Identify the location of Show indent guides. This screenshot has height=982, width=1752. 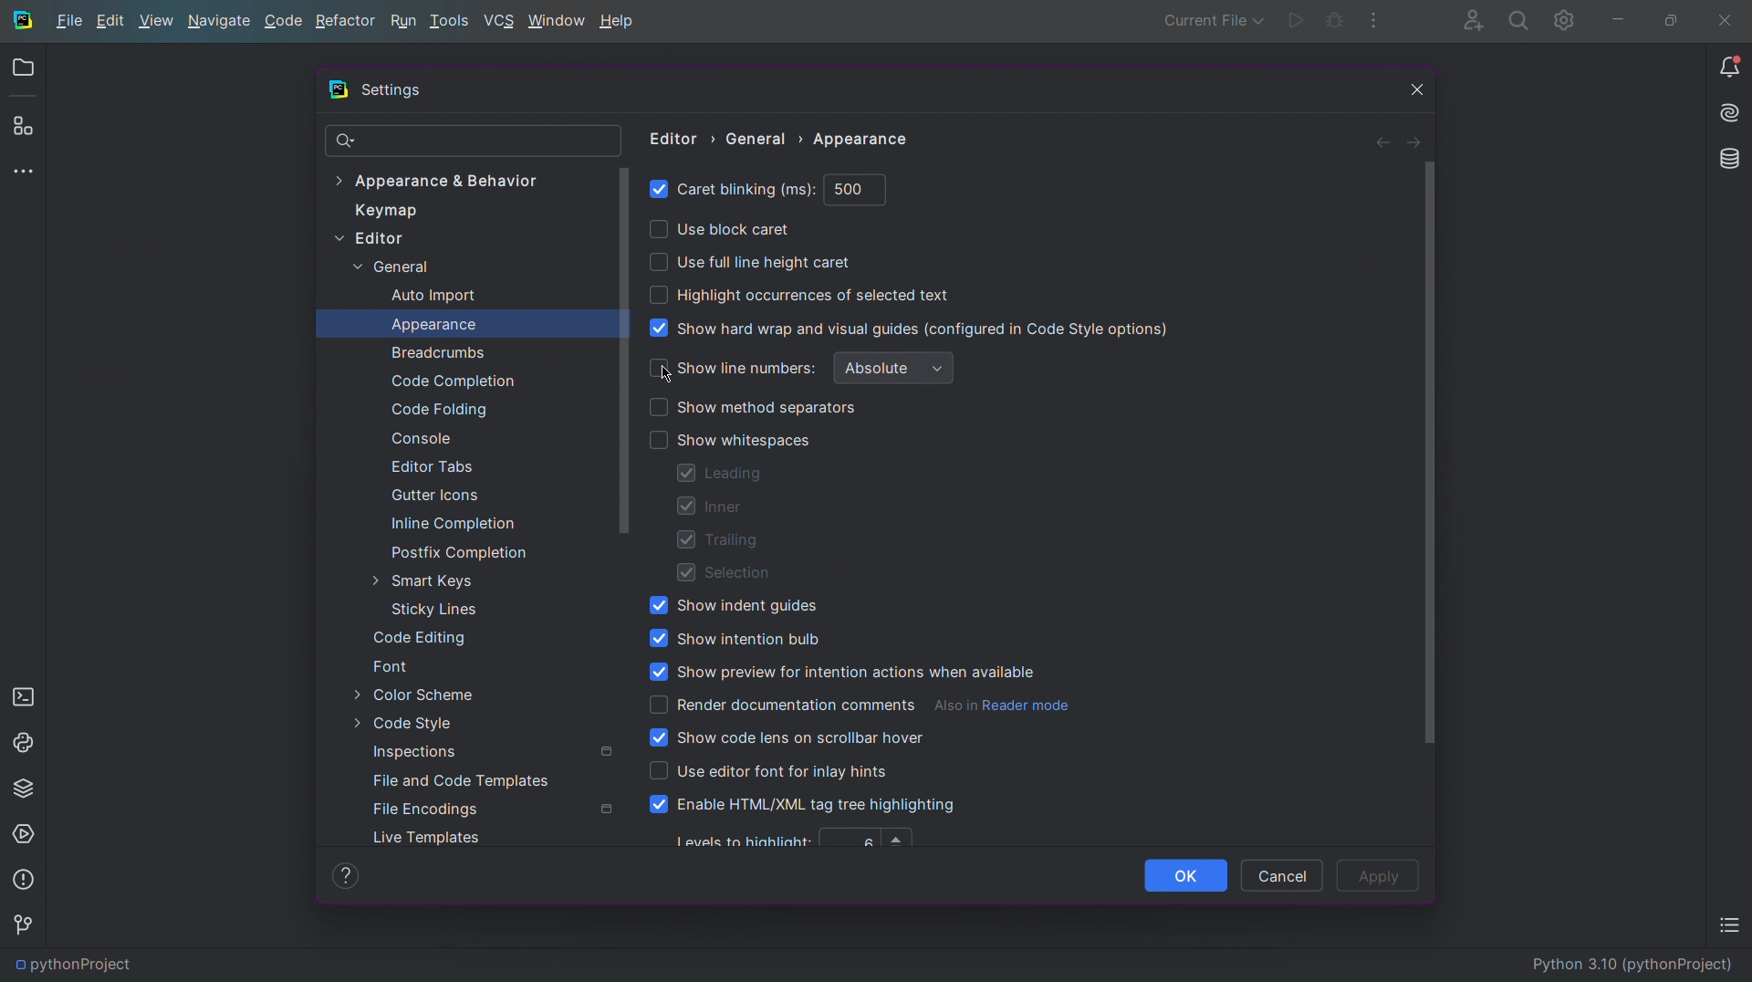
(726, 608).